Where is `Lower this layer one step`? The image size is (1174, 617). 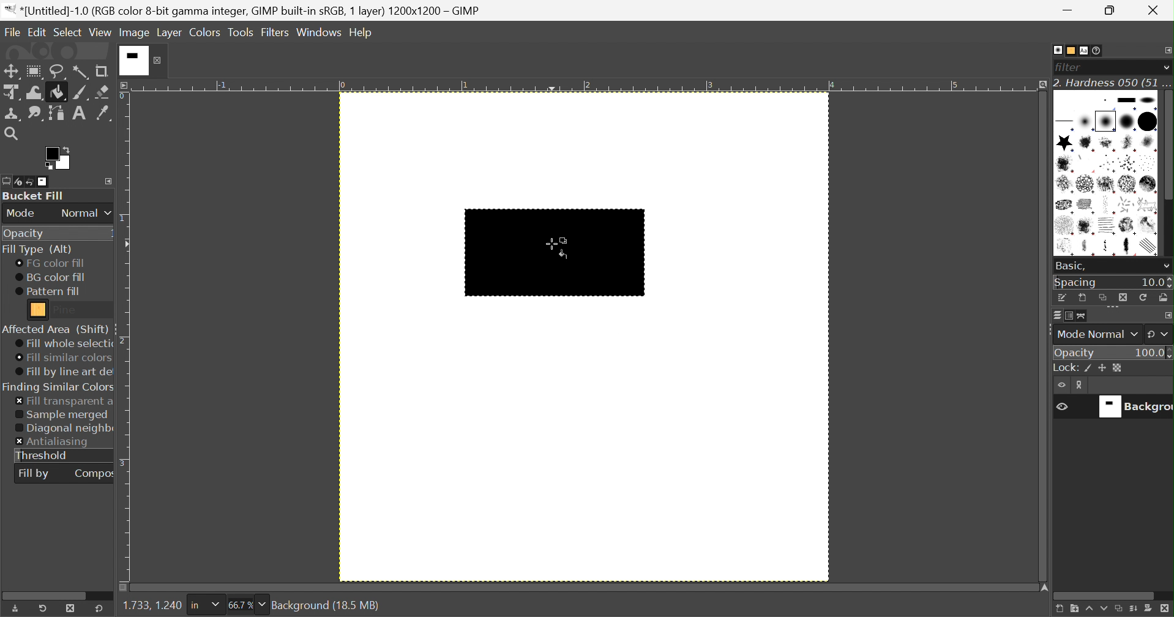 Lower this layer one step is located at coordinates (1104, 610).